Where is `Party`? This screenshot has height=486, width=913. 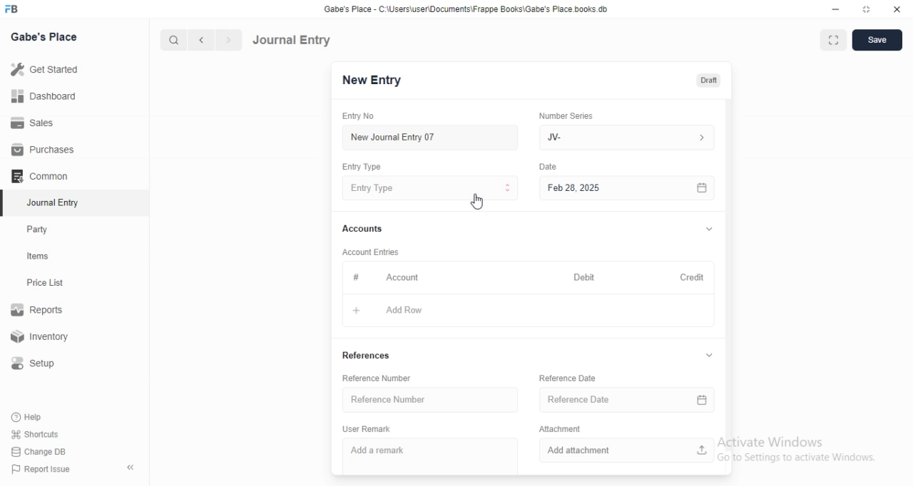
Party is located at coordinates (41, 229).